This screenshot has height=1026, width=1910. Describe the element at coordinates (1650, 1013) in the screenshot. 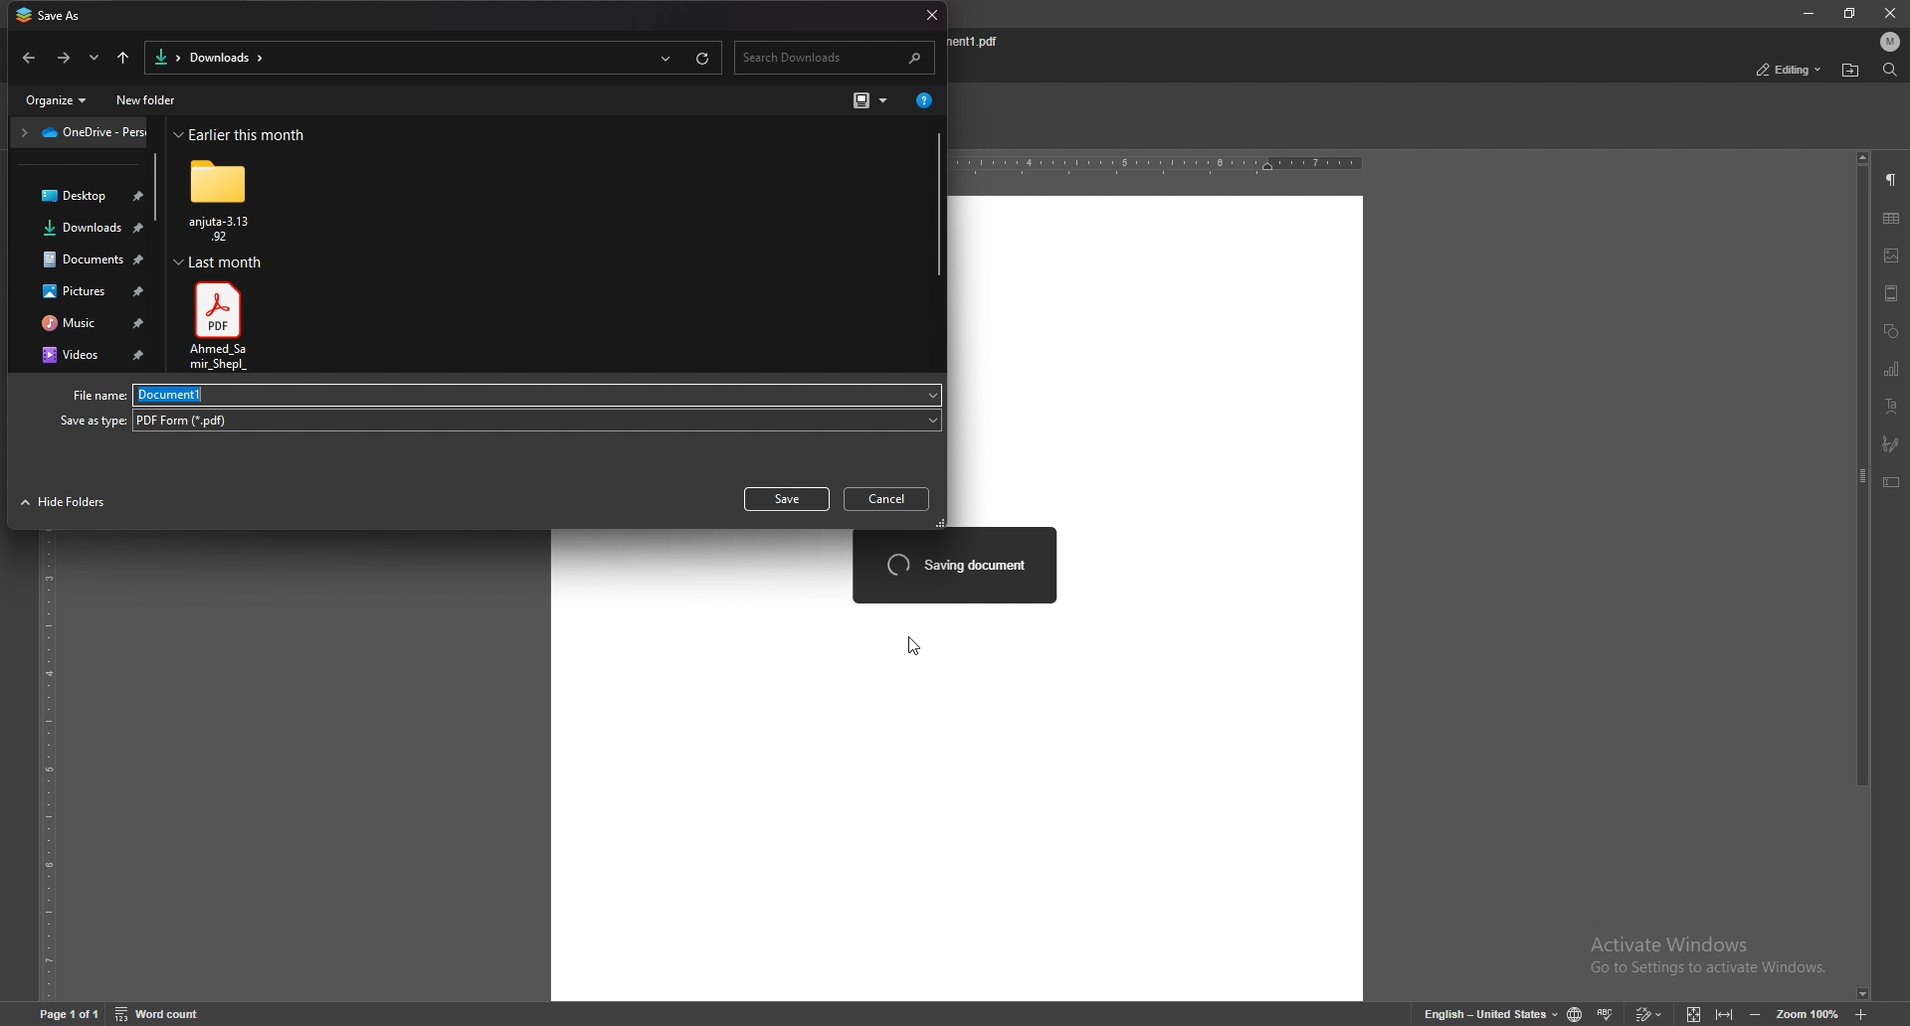

I see `track change` at that location.